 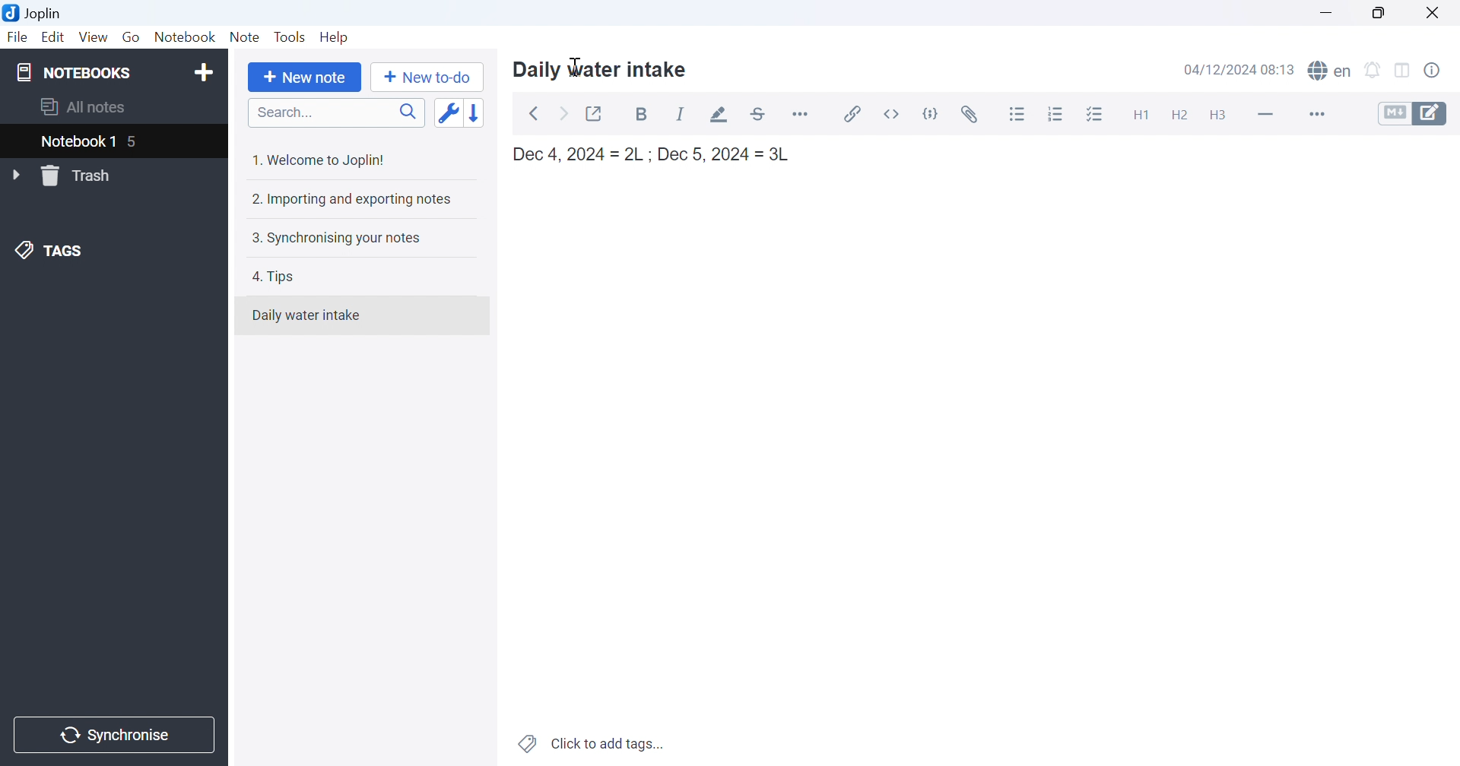 I want to click on Horizontal Line, so click(x=1265, y=115).